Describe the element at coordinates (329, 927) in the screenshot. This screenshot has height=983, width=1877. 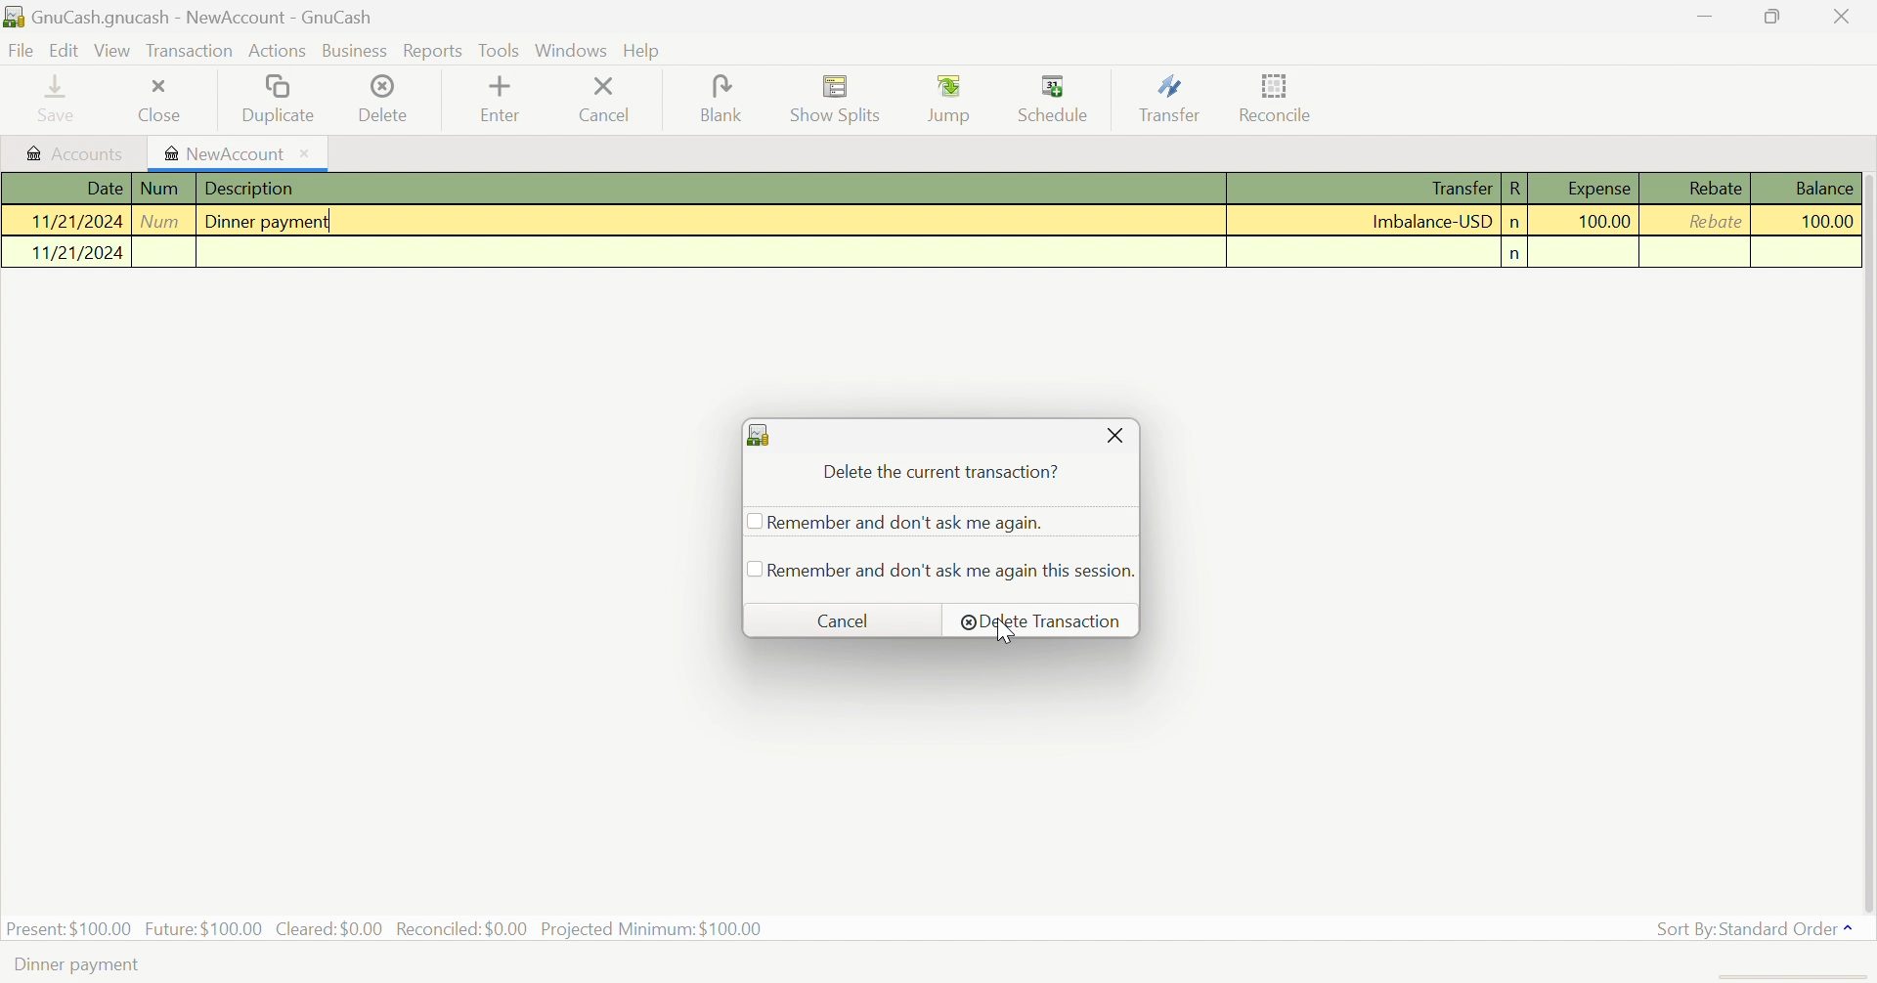
I see `Cleared: $0.00` at that location.